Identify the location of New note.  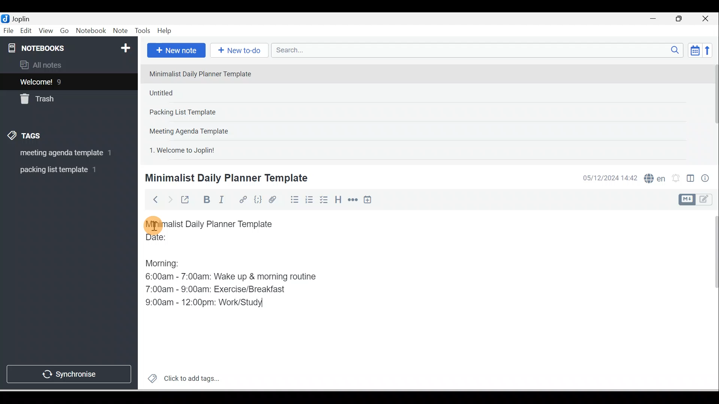
(175, 51).